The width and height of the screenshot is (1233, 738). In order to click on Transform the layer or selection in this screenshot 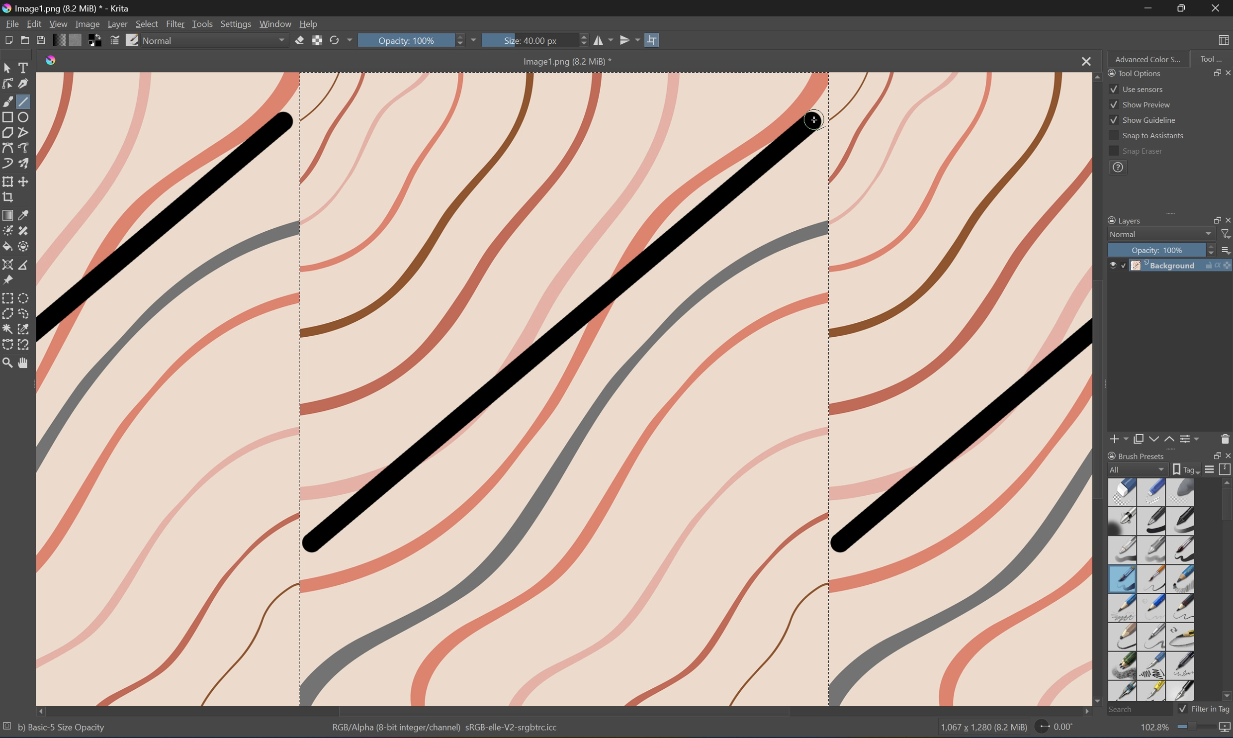, I will do `click(8, 181)`.